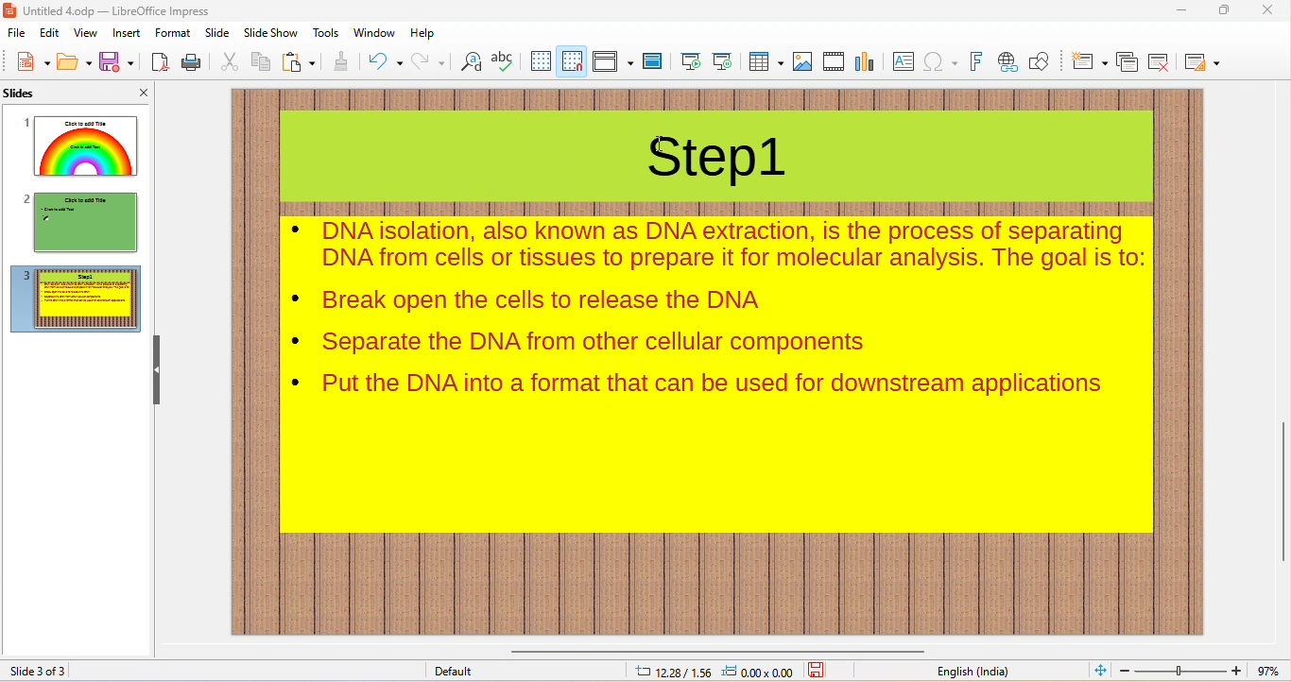 The width and height of the screenshot is (1291, 682). I want to click on file, so click(18, 33).